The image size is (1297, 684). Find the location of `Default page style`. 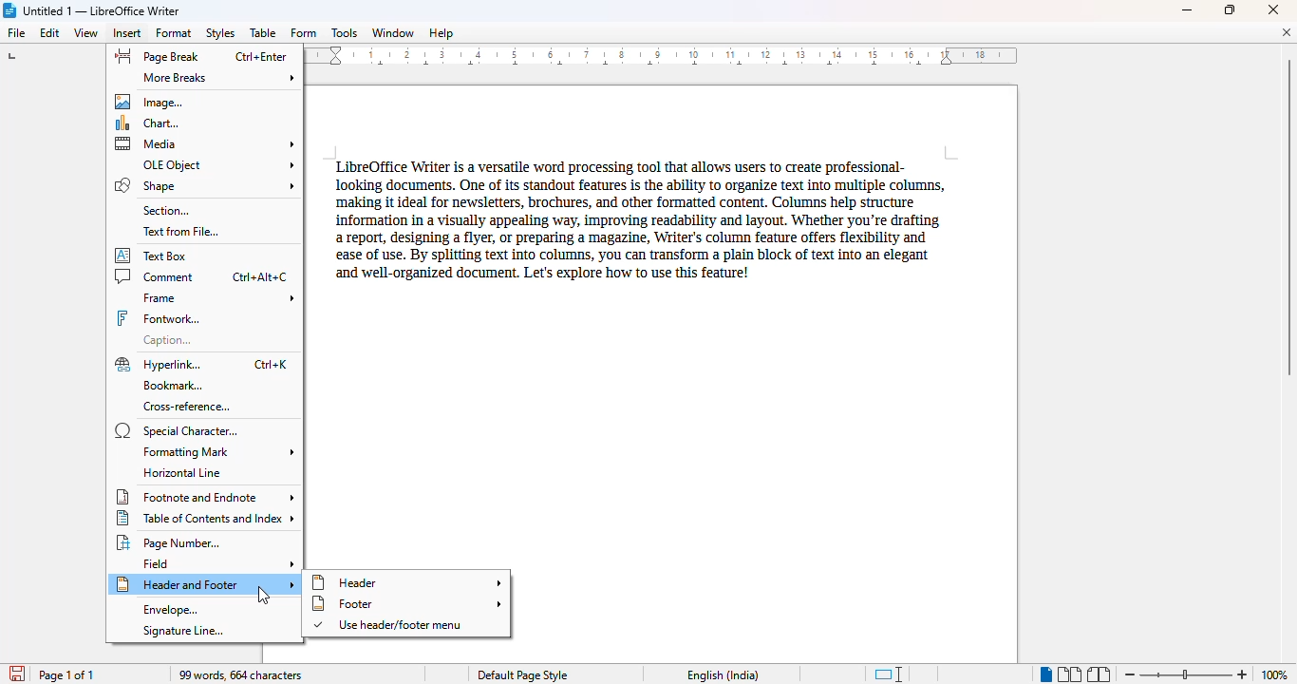

Default page style is located at coordinates (522, 675).